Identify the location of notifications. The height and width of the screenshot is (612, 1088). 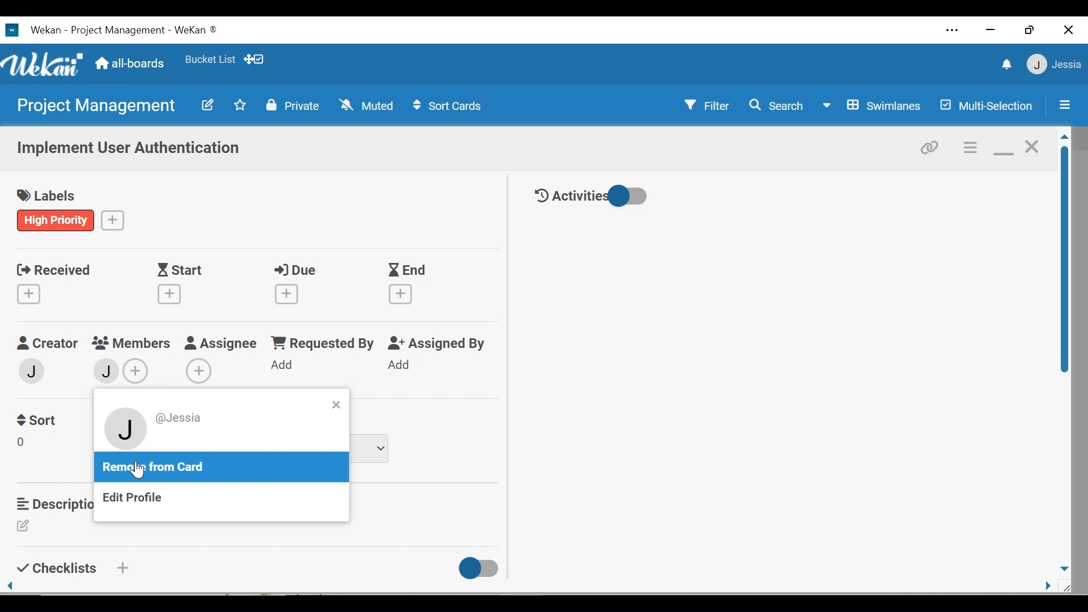
(1004, 66).